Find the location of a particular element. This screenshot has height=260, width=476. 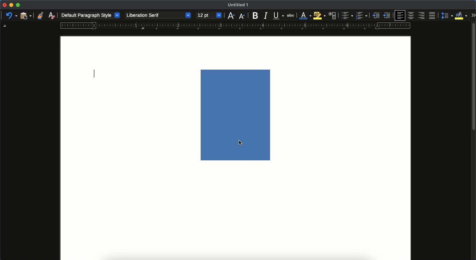

clear formatting is located at coordinates (51, 15).